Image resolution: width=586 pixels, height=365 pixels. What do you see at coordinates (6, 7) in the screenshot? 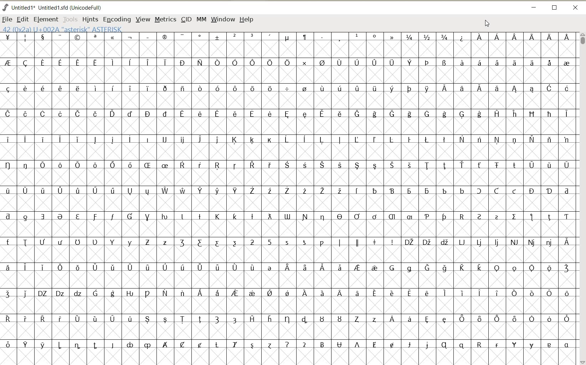
I see `fontforge logo` at bounding box center [6, 7].